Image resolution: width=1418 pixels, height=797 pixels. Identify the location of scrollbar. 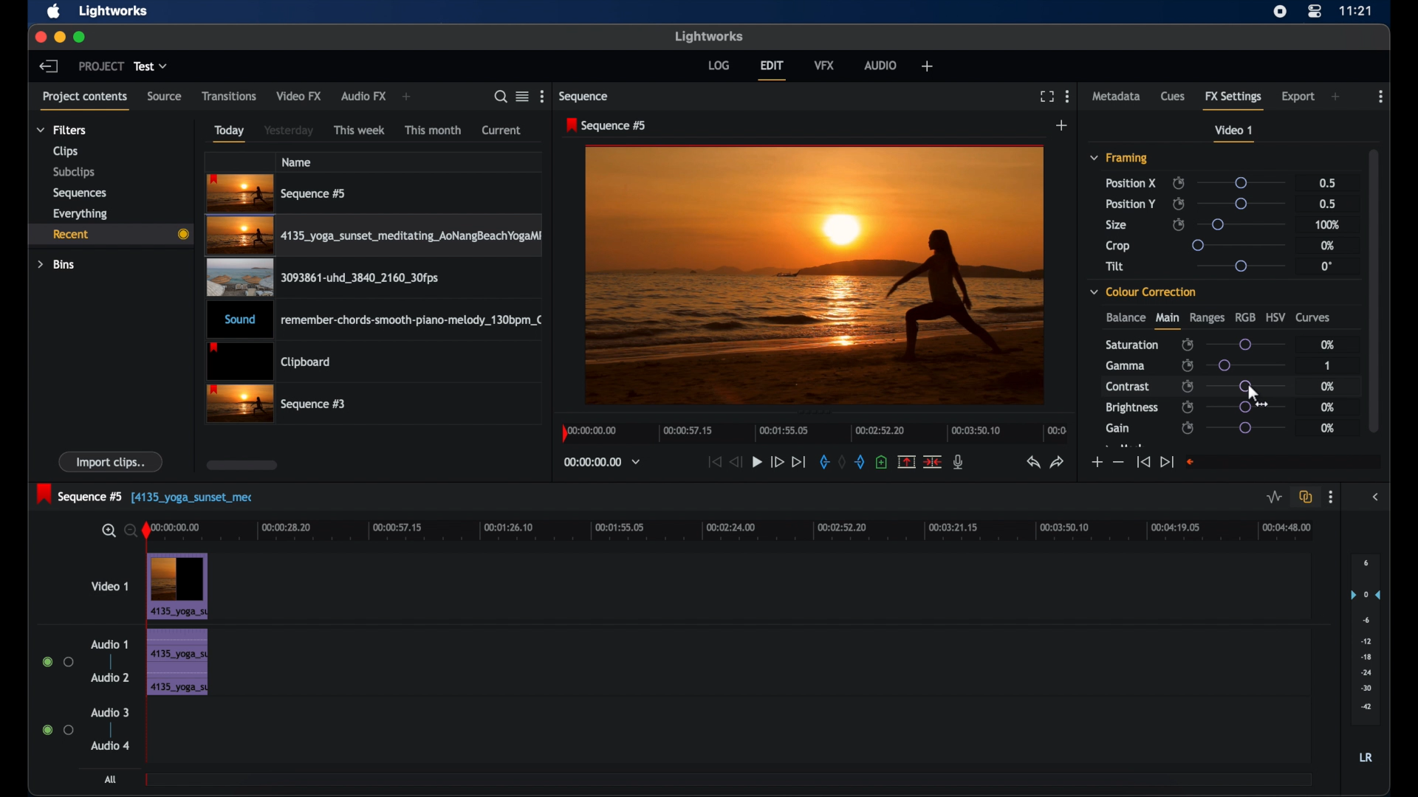
(1371, 289).